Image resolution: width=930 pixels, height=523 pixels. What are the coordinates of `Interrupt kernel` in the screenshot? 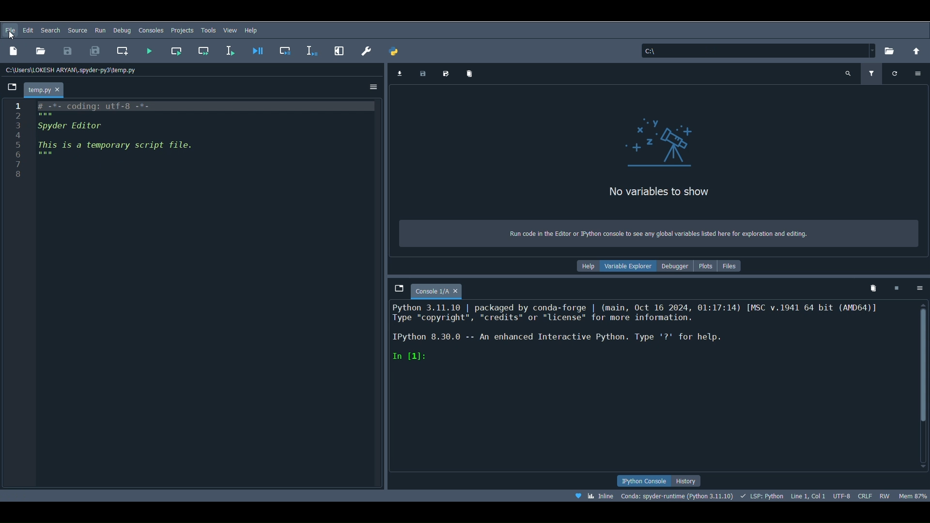 It's located at (897, 287).